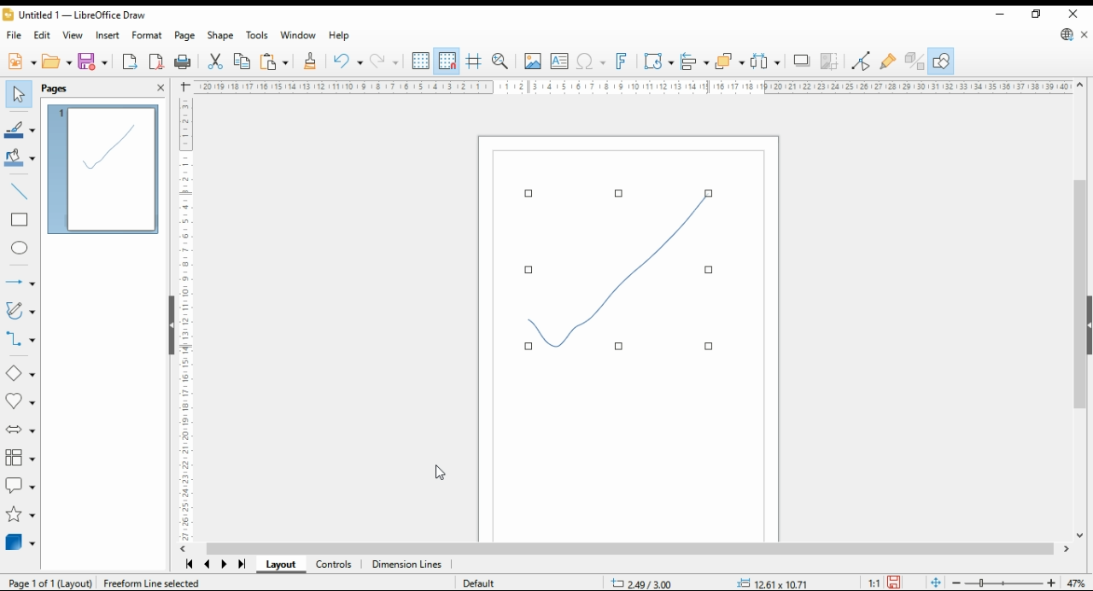  I want to click on page 1, so click(104, 169).